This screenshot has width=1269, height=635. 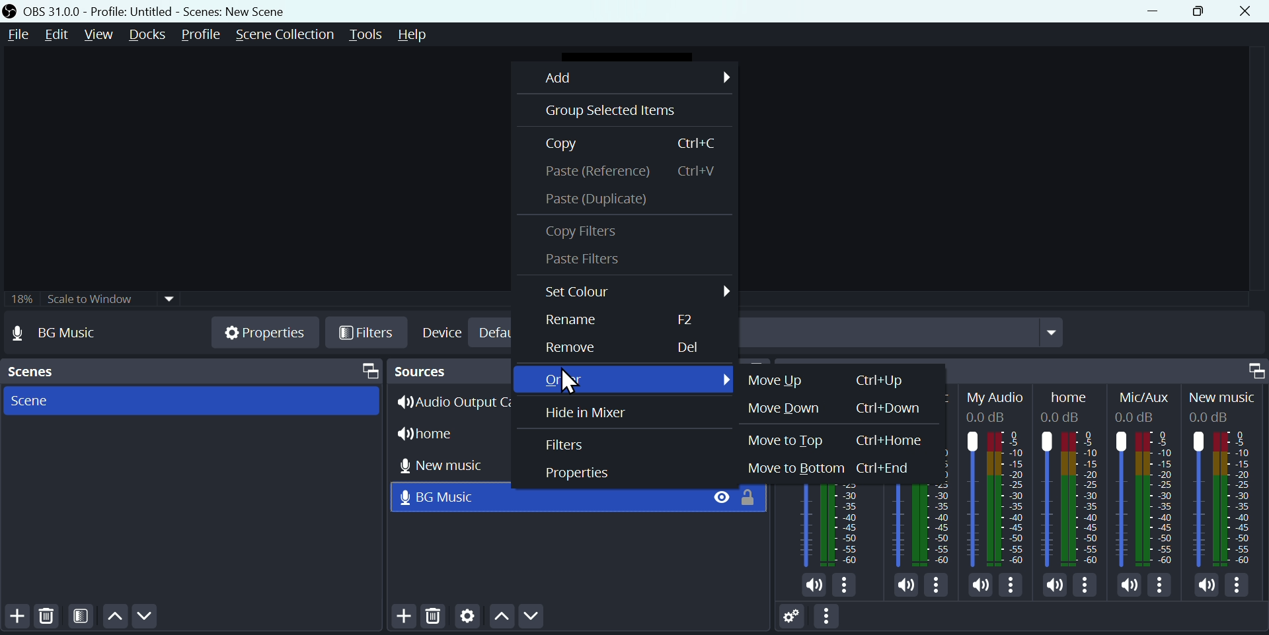 I want to click on Scene collection, so click(x=288, y=34).